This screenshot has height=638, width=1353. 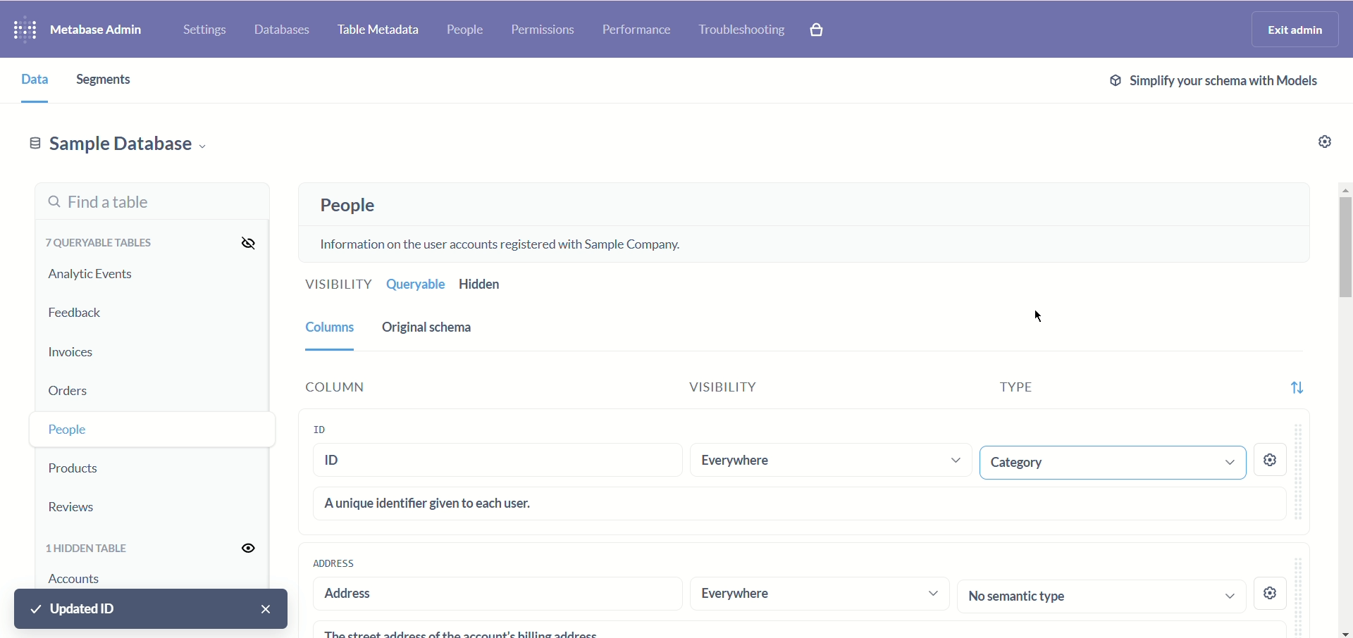 What do you see at coordinates (1344, 410) in the screenshot?
I see `vertical scroll bar` at bounding box center [1344, 410].